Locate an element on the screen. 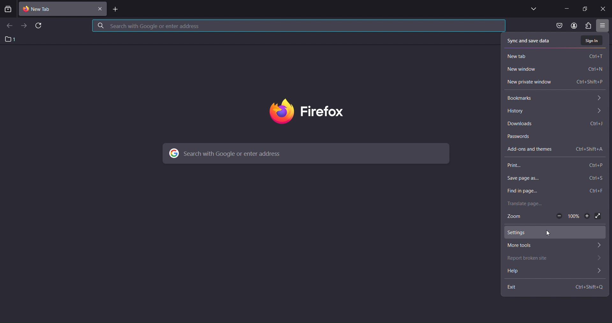 Image resolution: width=612 pixels, height=323 pixels. zoom  is located at coordinates (517, 217).